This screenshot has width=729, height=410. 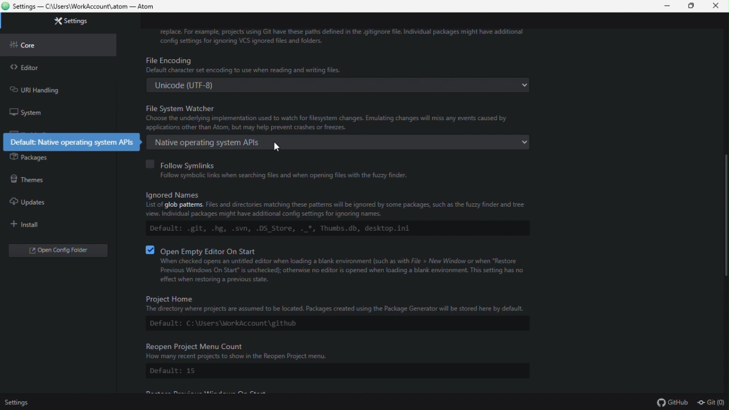 What do you see at coordinates (29, 178) in the screenshot?
I see `Themes` at bounding box center [29, 178].